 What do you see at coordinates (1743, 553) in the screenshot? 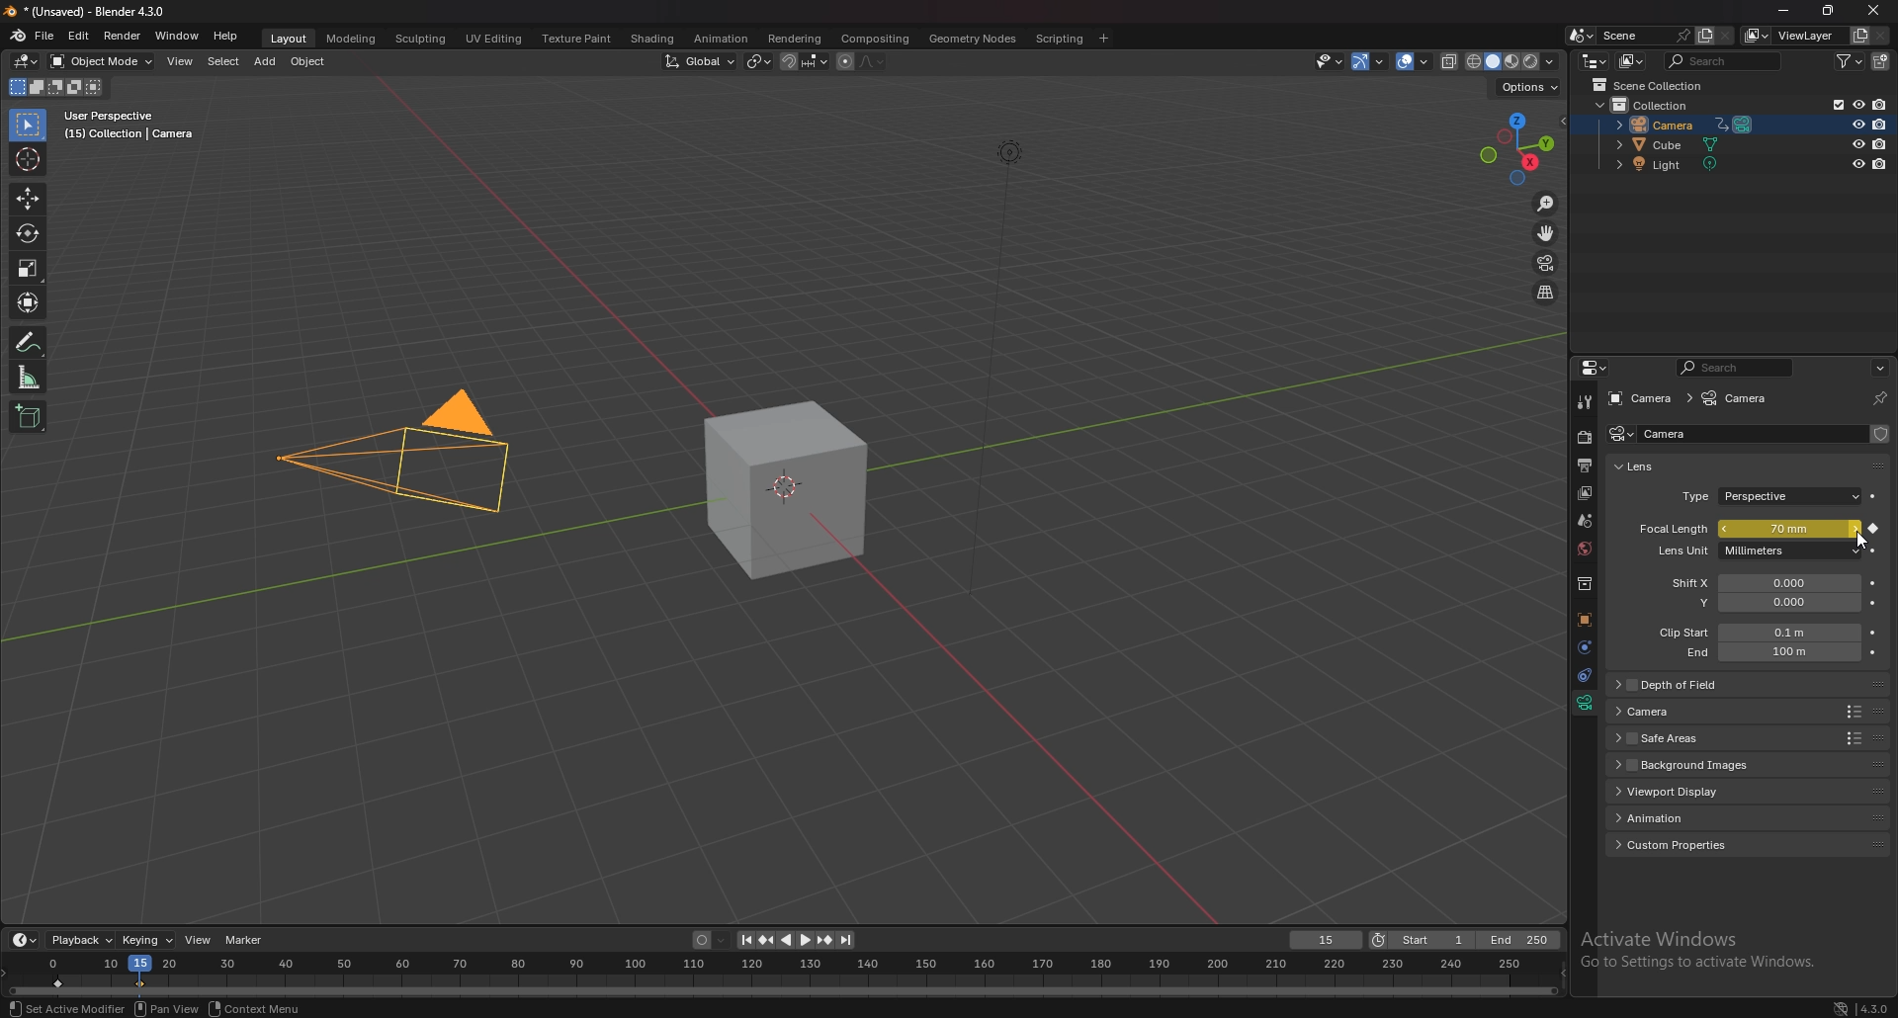
I see `Less Unit` at bounding box center [1743, 553].